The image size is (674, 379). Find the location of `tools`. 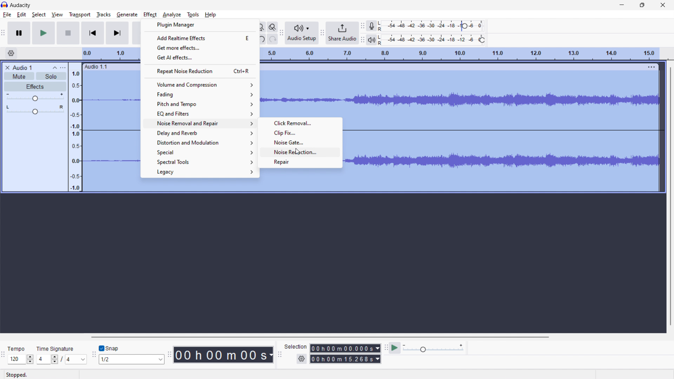

tools is located at coordinates (193, 15).